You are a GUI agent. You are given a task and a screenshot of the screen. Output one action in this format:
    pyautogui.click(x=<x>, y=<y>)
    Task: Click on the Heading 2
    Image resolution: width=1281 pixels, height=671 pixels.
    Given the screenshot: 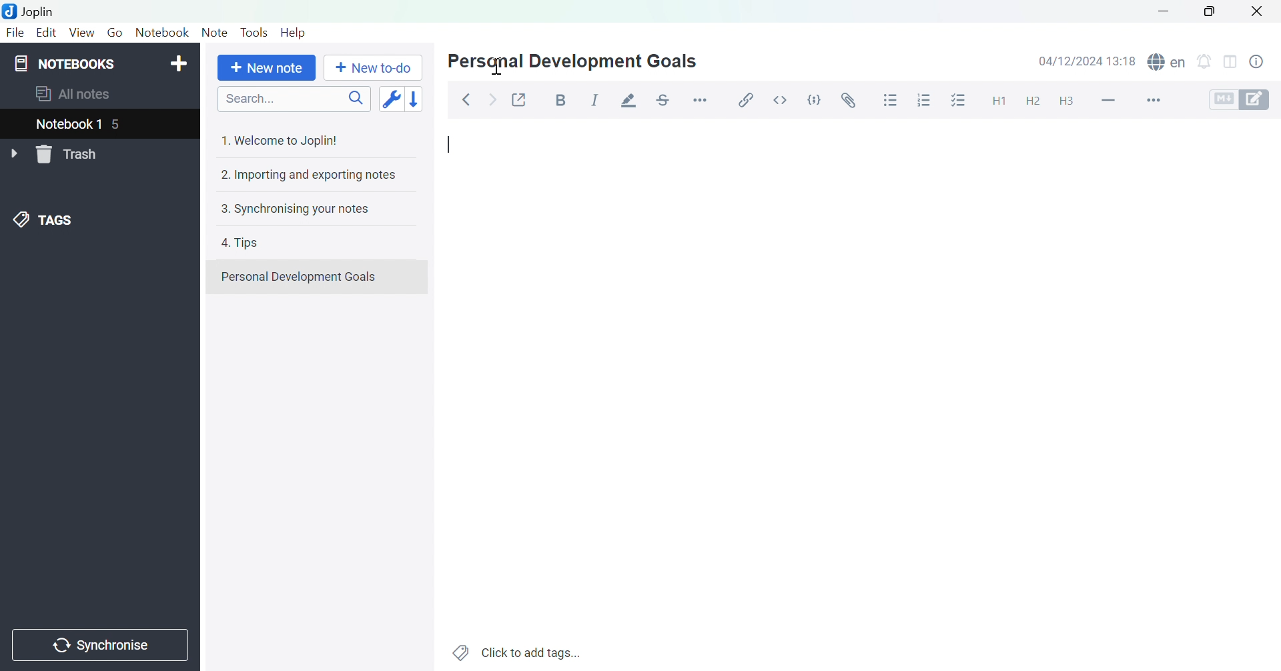 What is the action you would take?
    pyautogui.click(x=1032, y=103)
    